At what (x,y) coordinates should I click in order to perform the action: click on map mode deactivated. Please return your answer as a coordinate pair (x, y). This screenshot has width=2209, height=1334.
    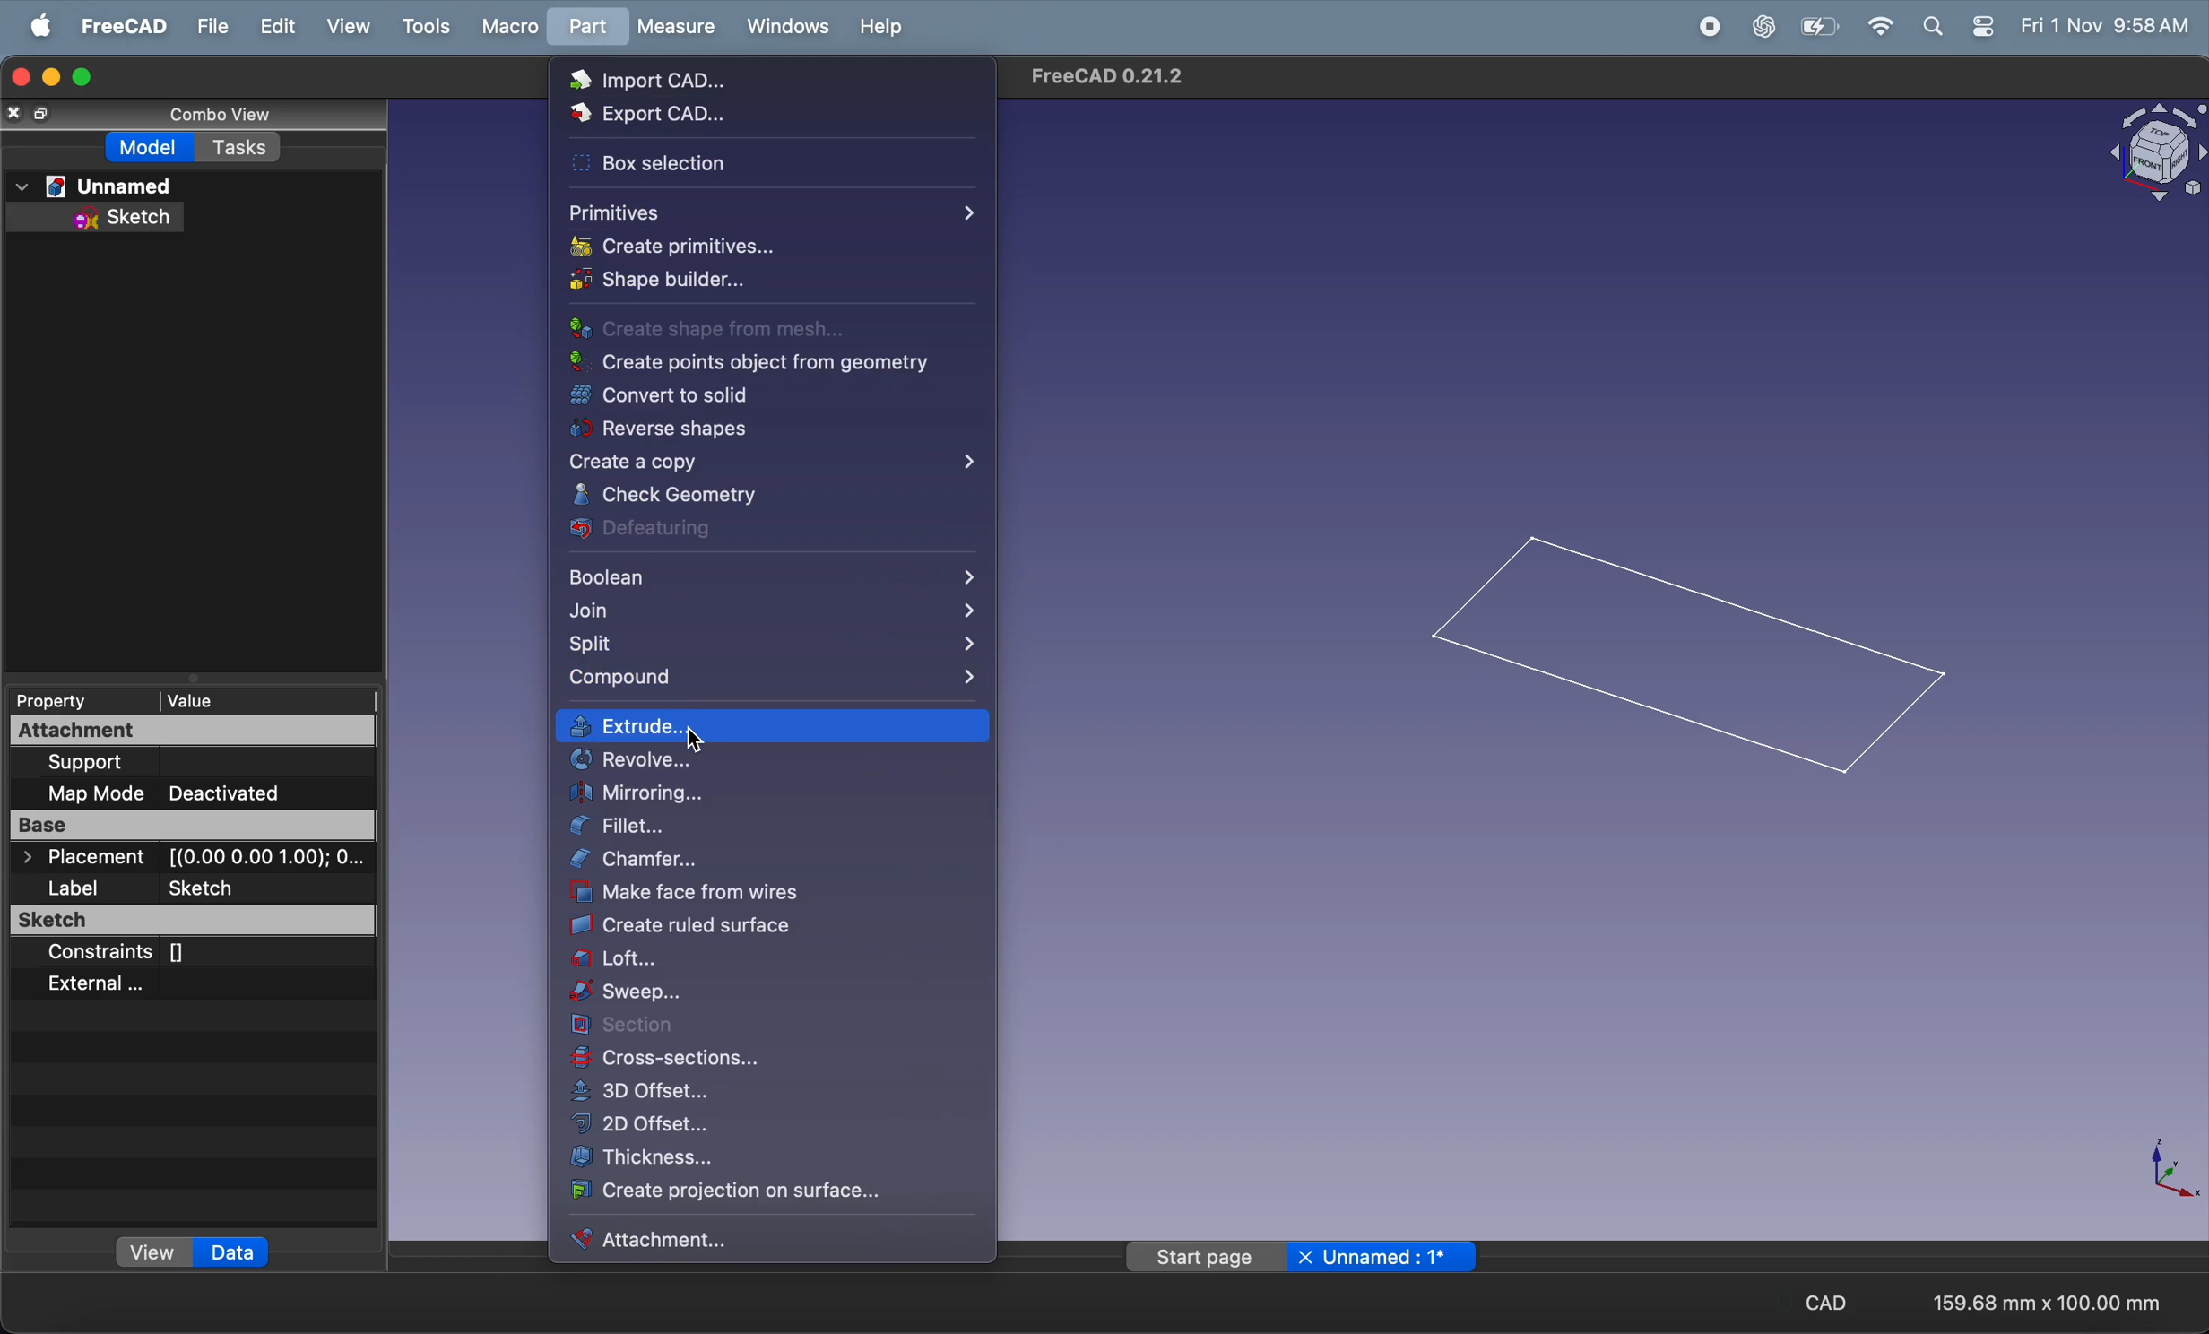
    Looking at the image, I should click on (194, 793).